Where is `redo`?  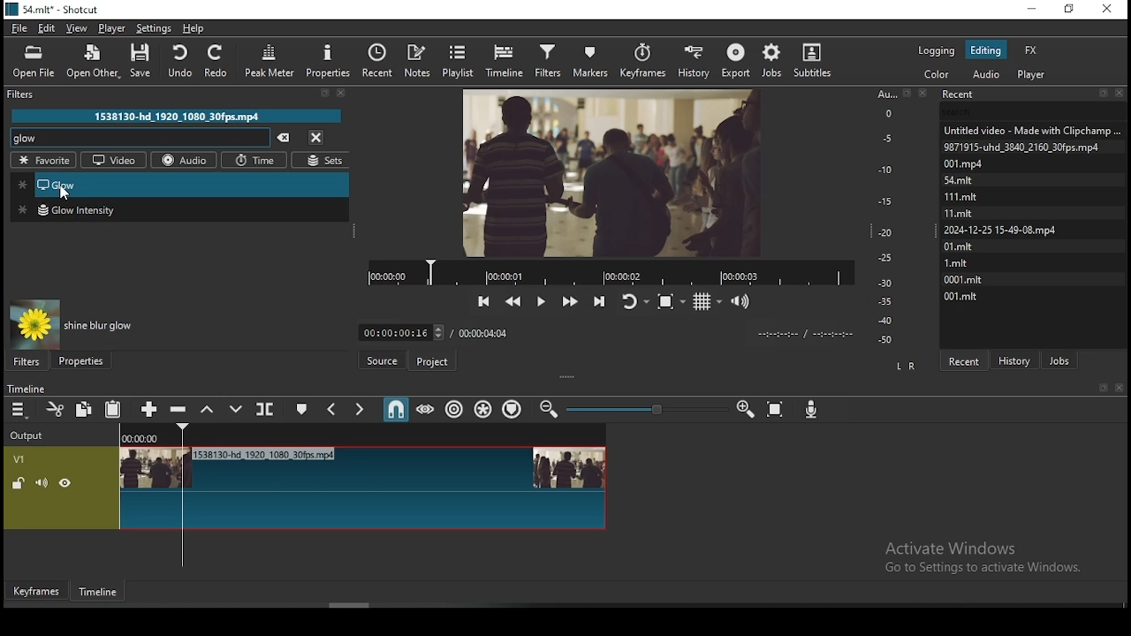
redo is located at coordinates (217, 60).